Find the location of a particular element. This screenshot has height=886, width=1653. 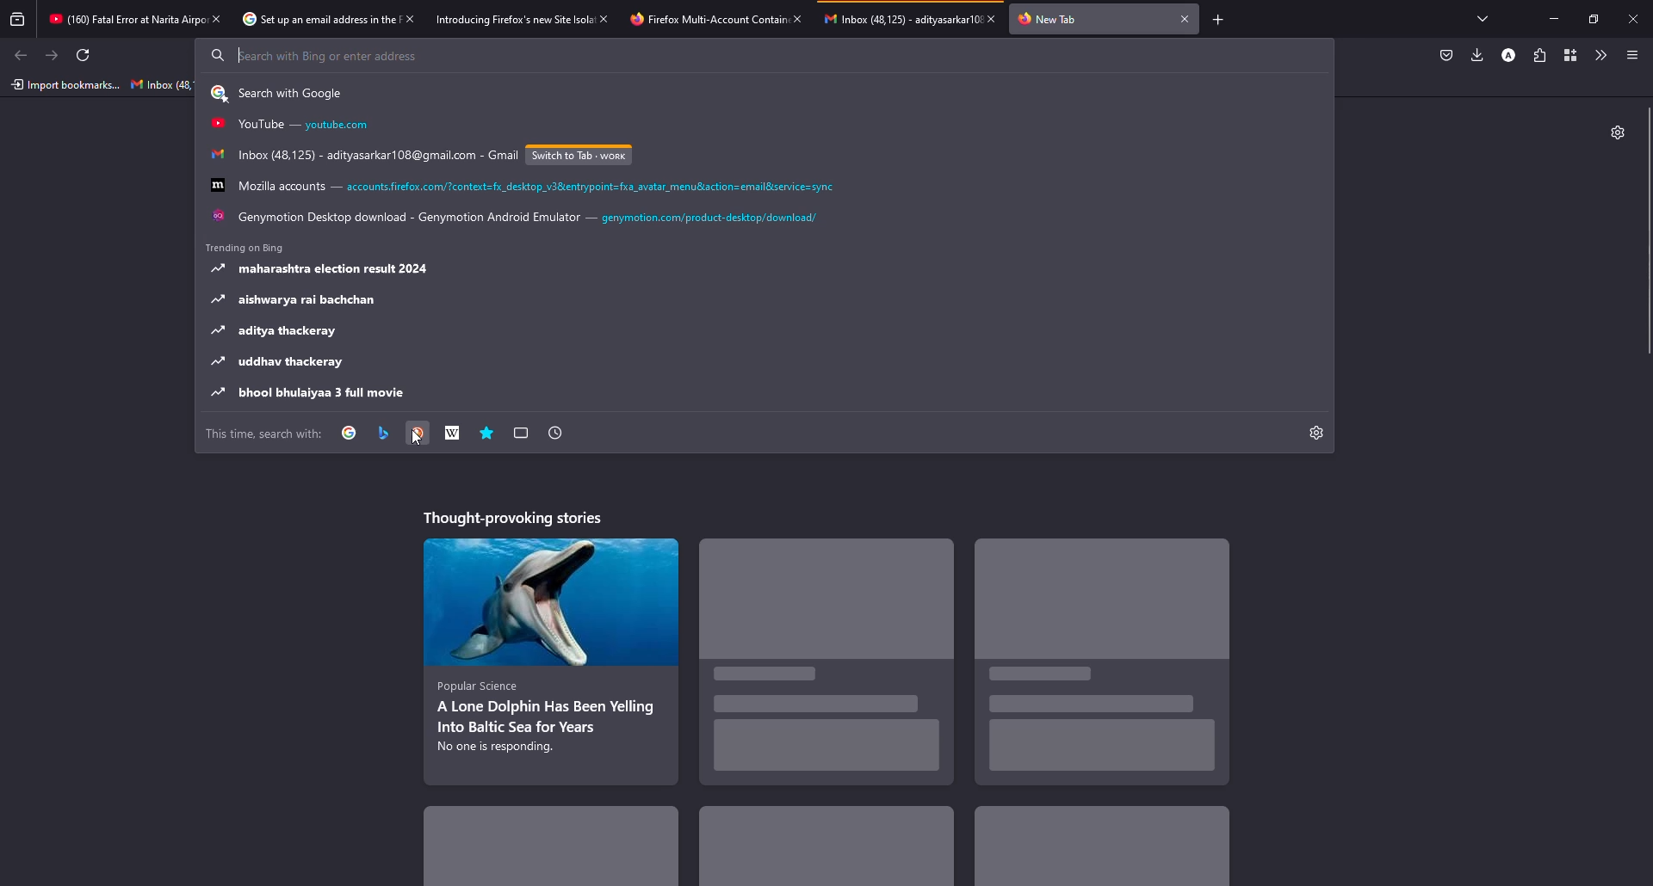

stories is located at coordinates (828, 668).